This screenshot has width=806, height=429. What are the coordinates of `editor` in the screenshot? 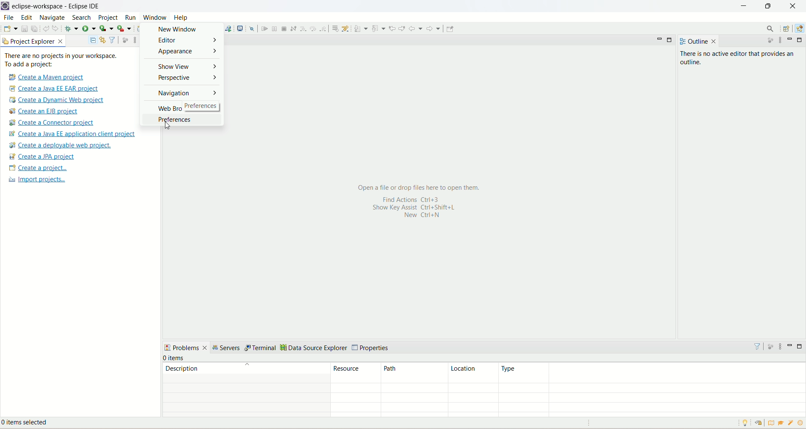 It's located at (183, 40).